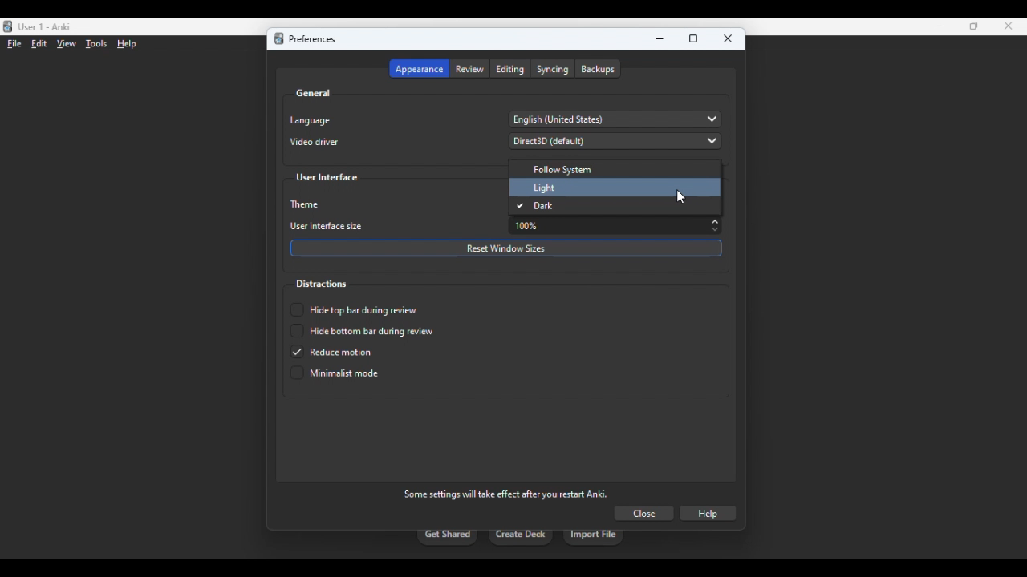  What do you see at coordinates (612, 167) in the screenshot?
I see `Follow System` at bounding box center [612, 167].